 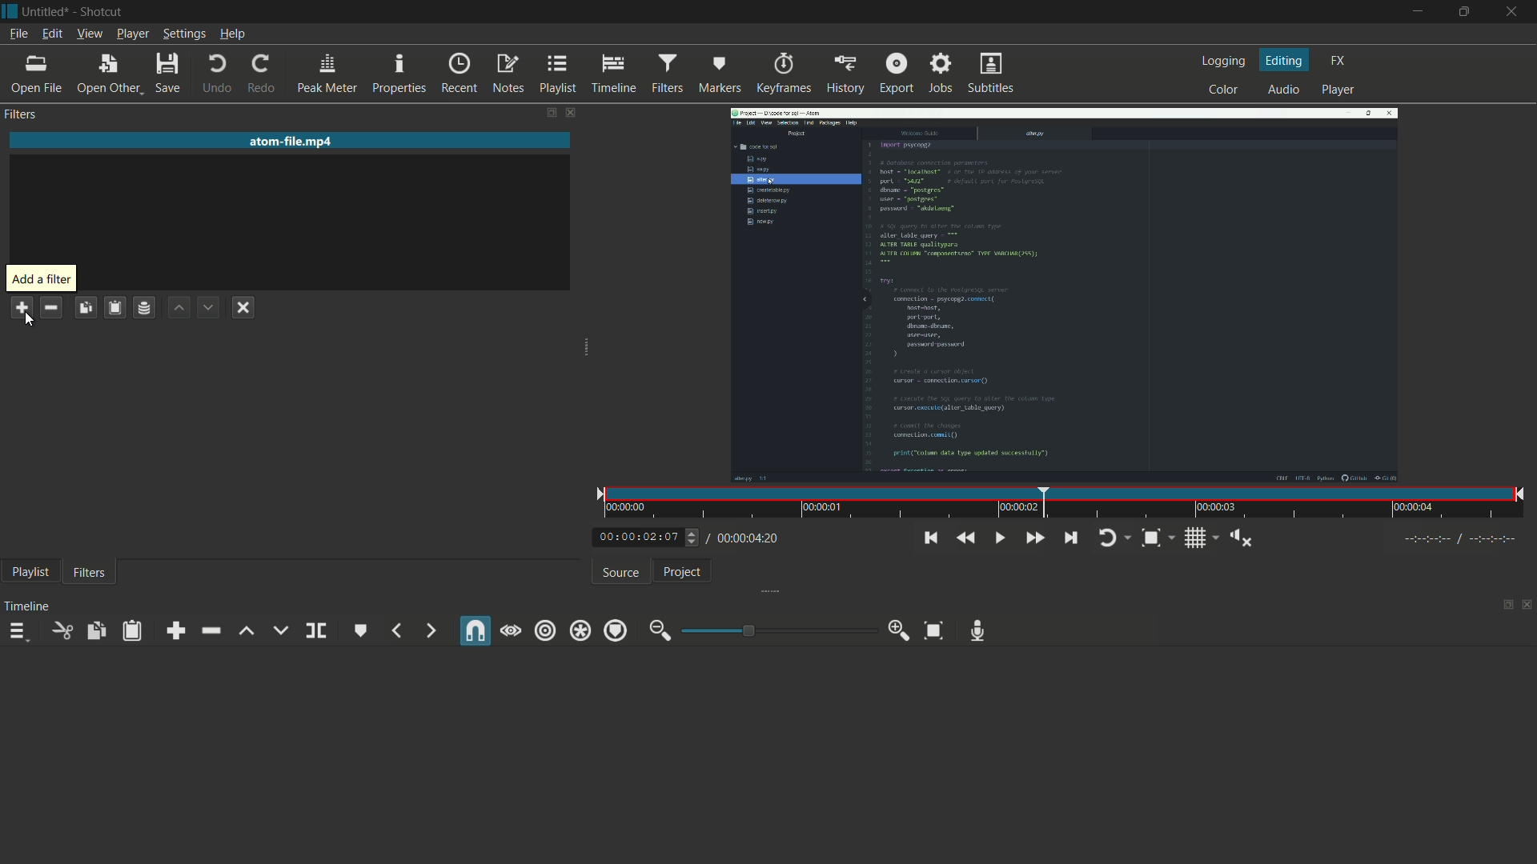 What do you see at coordinates (576, 114) in the screenshot?
I see `close filters` at bounding box center [576, 114].